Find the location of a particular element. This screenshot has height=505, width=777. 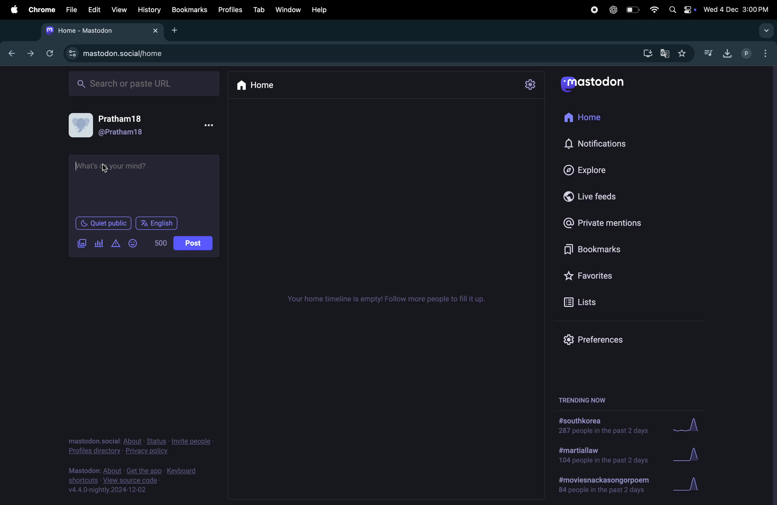

Bookmark is located at coordinates (606, 249).